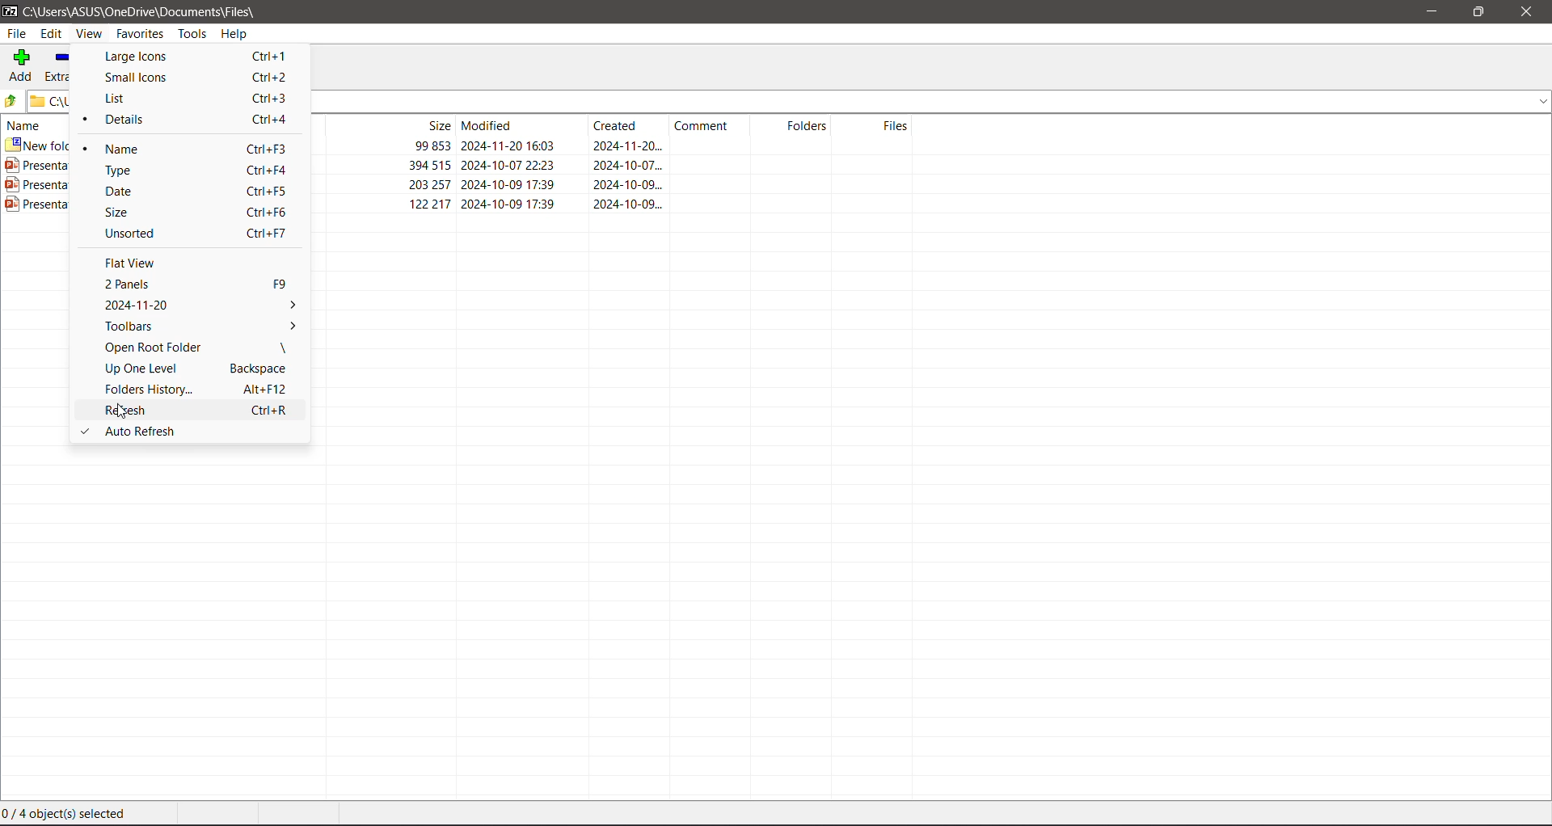 The image size is (1552, 826). I want to click on ppt 1, so click(614, 163).